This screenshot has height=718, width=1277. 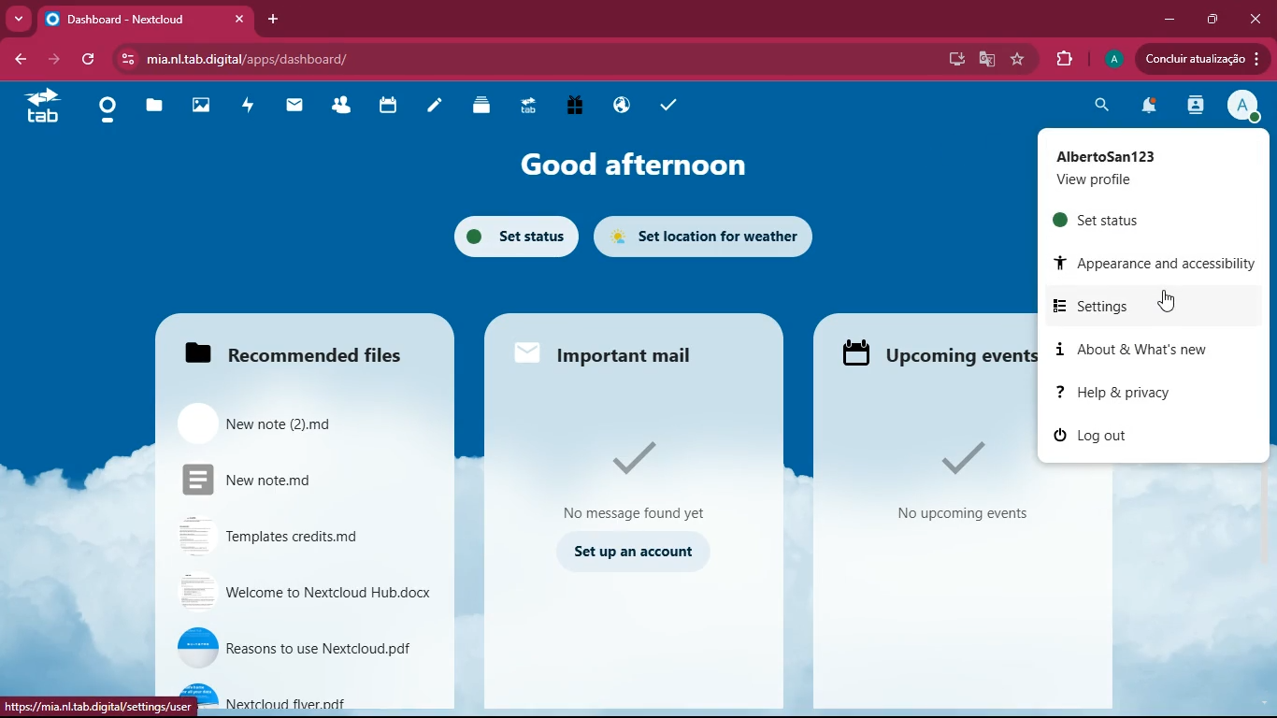 I want to click on mail, so click(x=290, y=107).